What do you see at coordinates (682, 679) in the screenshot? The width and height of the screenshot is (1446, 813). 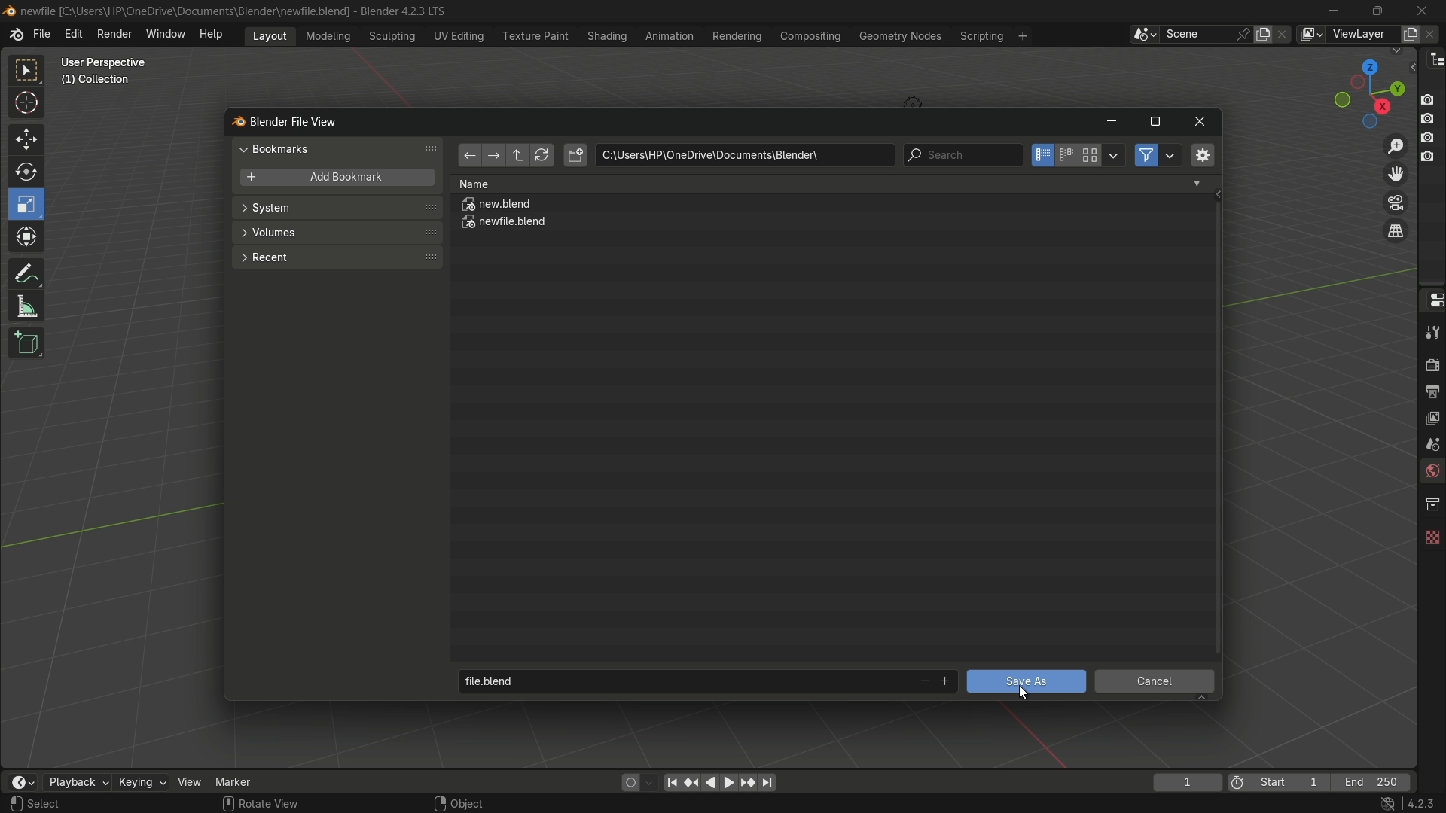 I see `file.blend` at bounding box center [682, 679].